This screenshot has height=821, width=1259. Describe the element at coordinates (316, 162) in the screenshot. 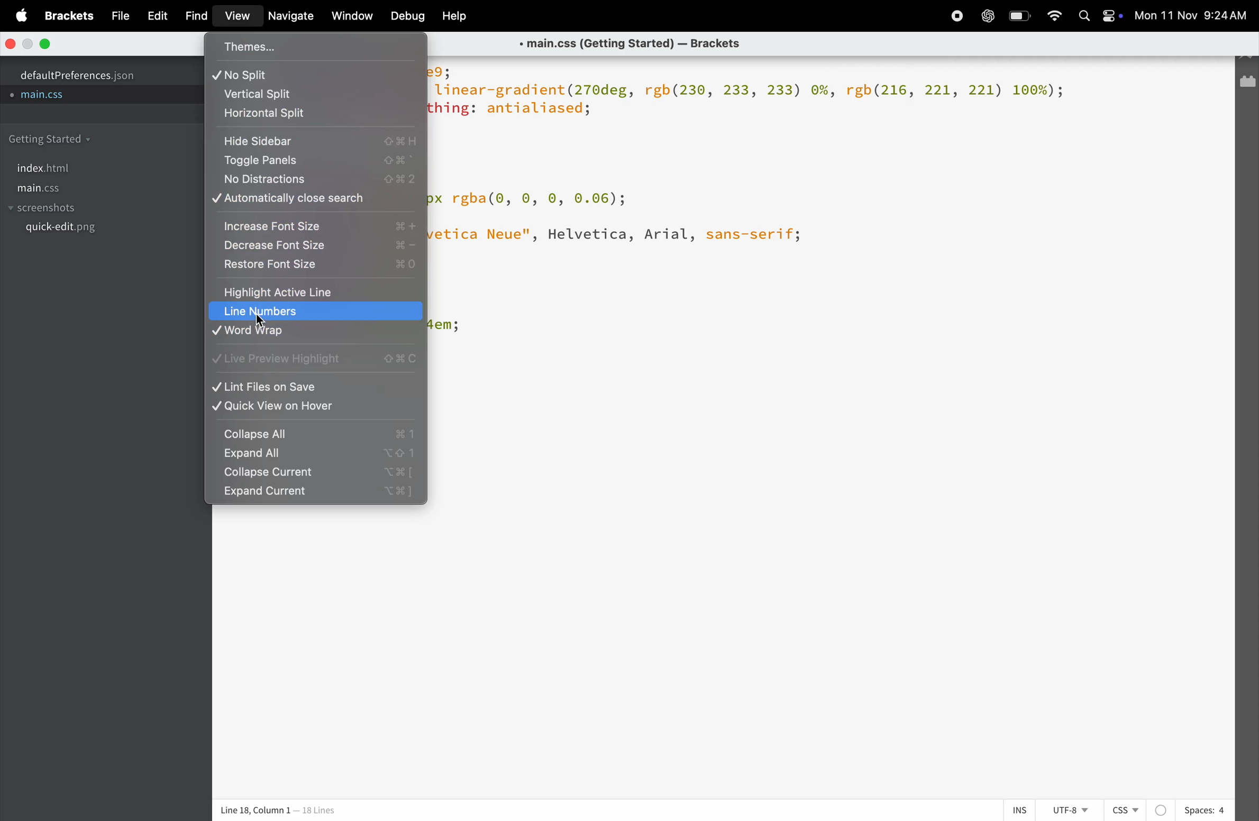

I see `toggle panels` at that location.